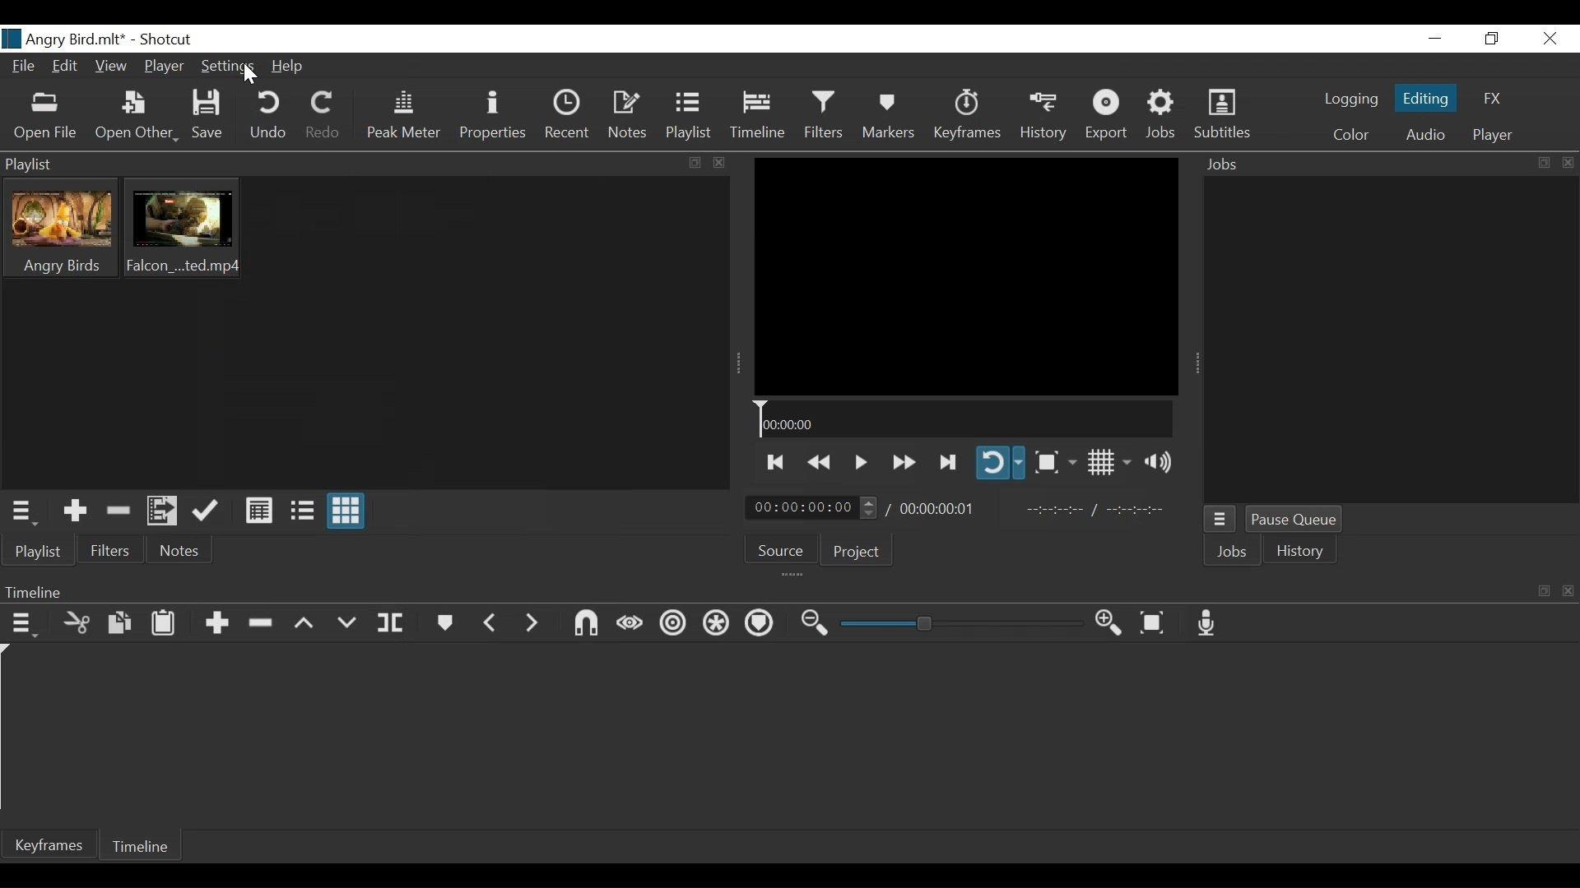  Describe the element at coordinates (1108, 115) in the screenshot. I see `Export` at that location.